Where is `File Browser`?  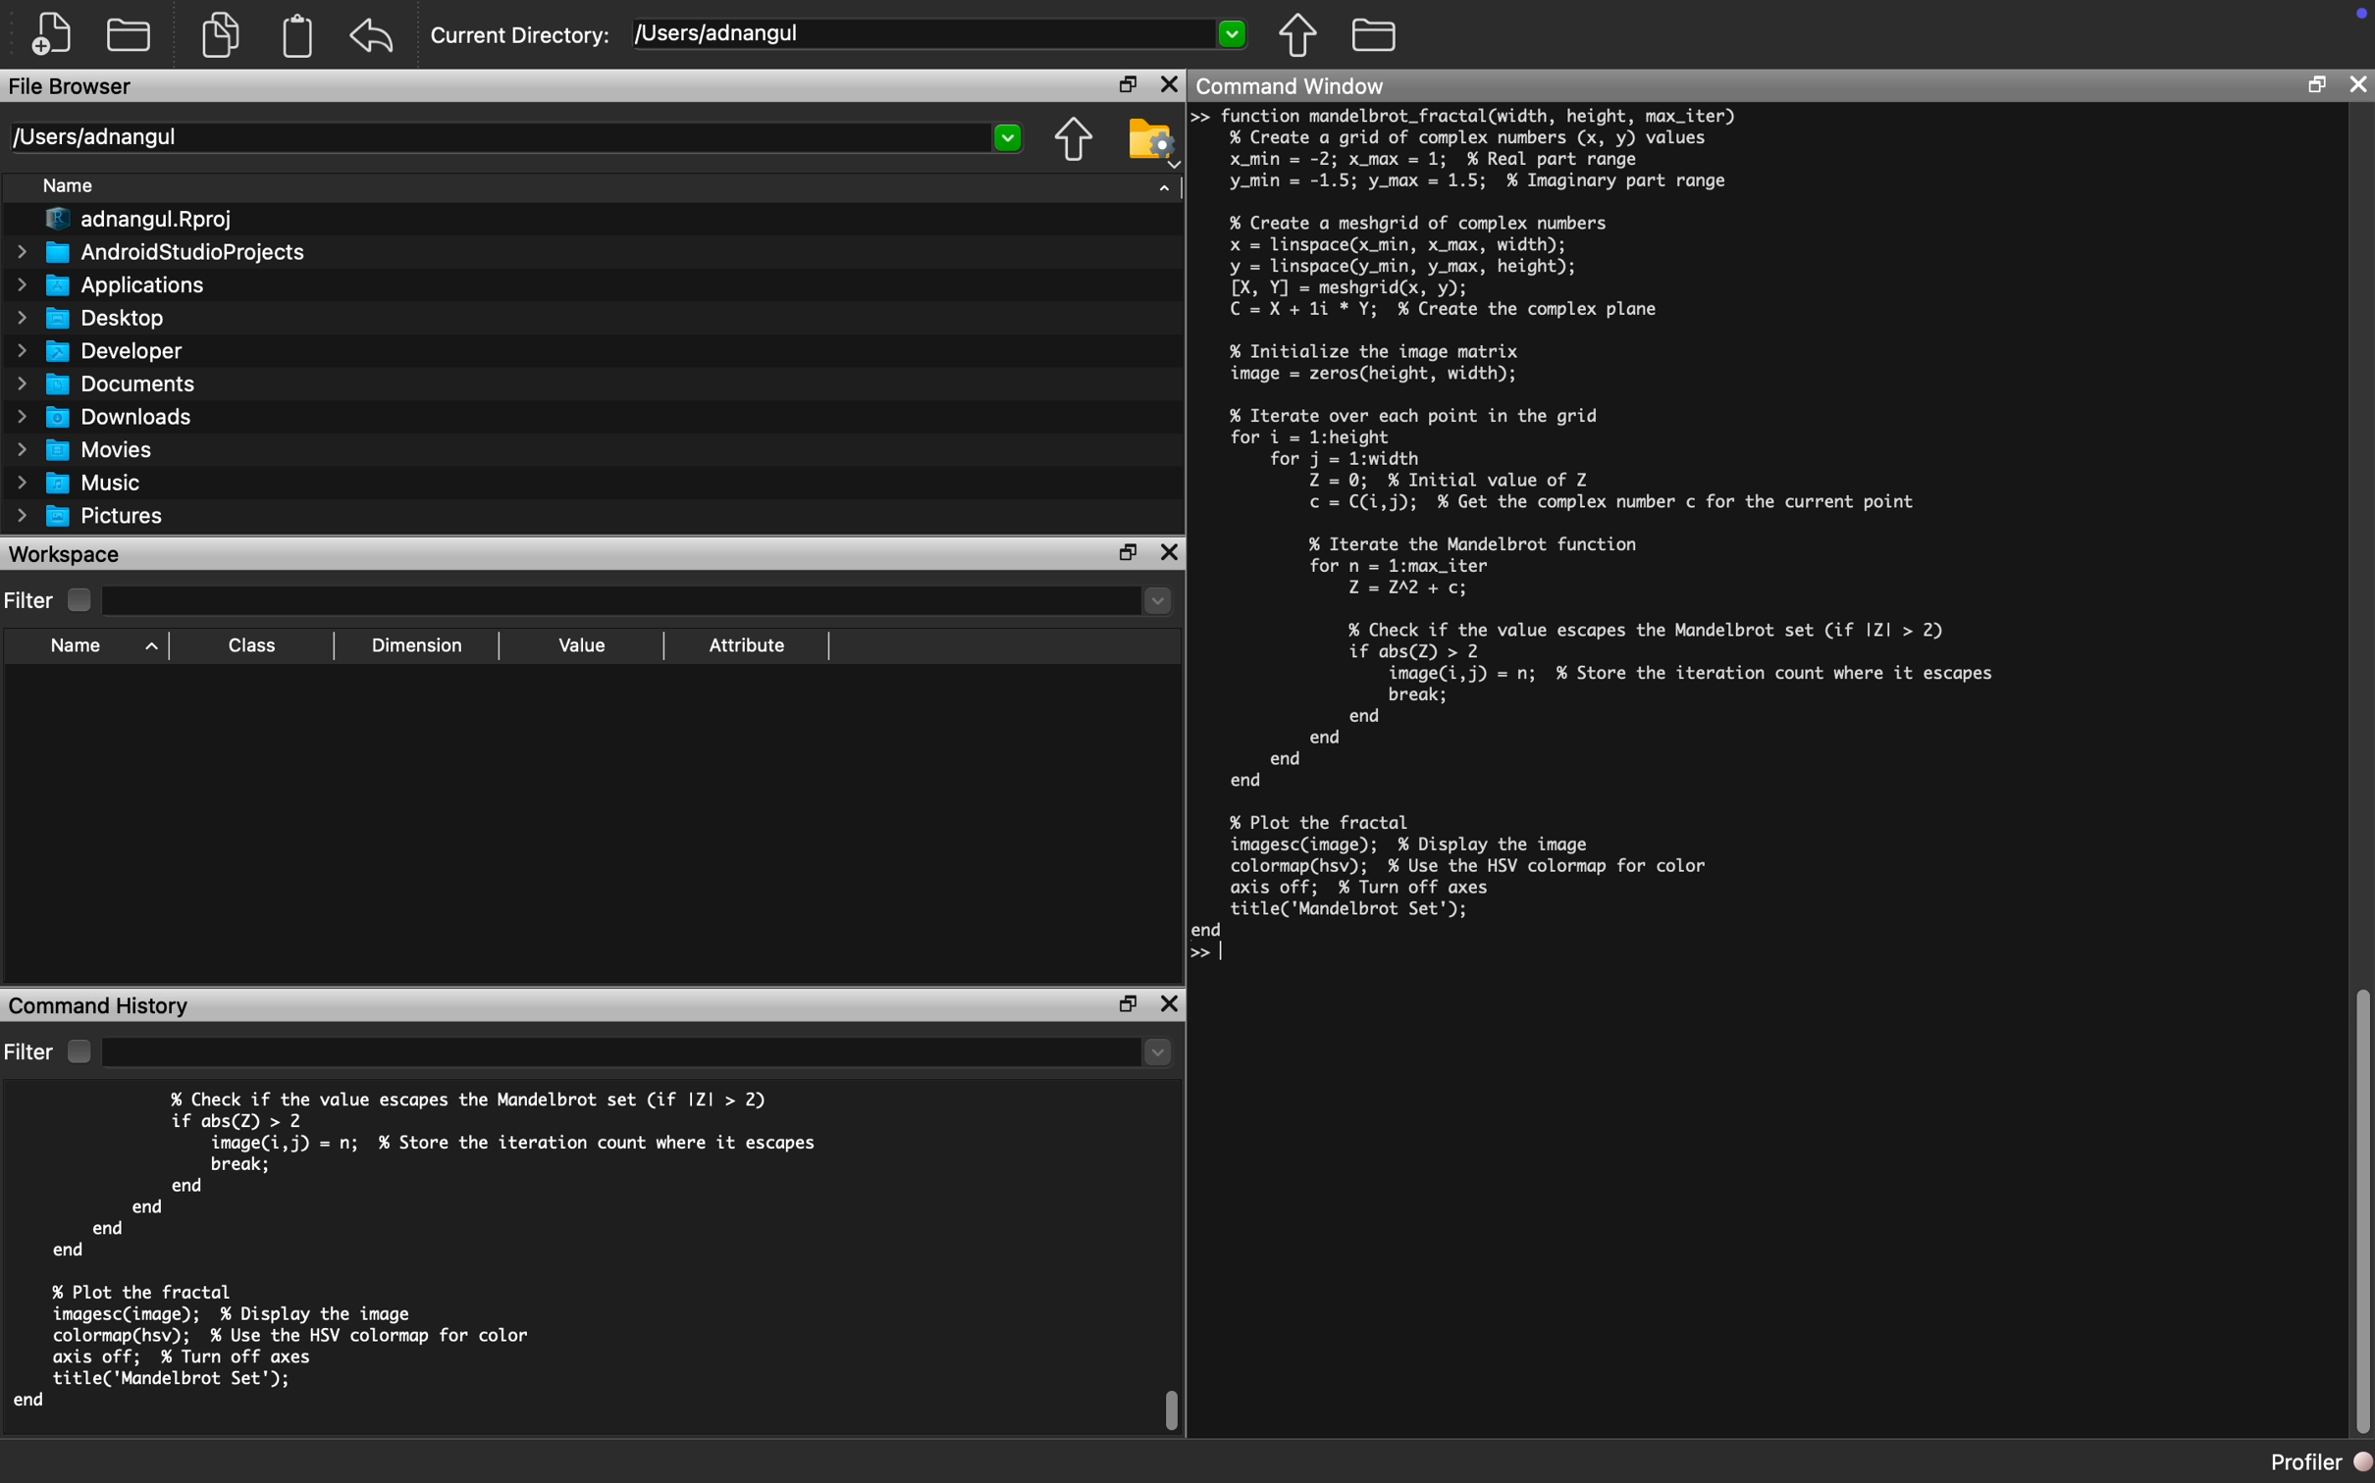
File Browser is located at coordinates (70, 89).